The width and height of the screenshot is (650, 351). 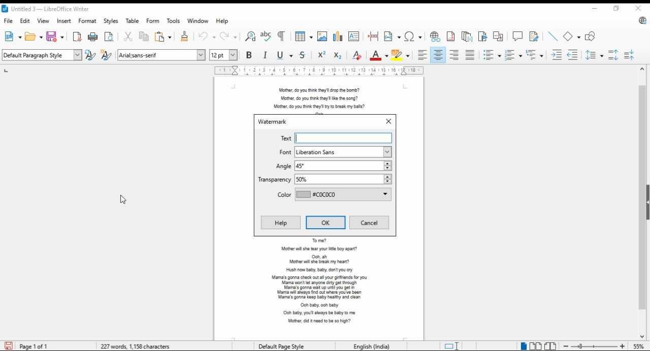 I want to click on tools, so click(x=175, y=21).